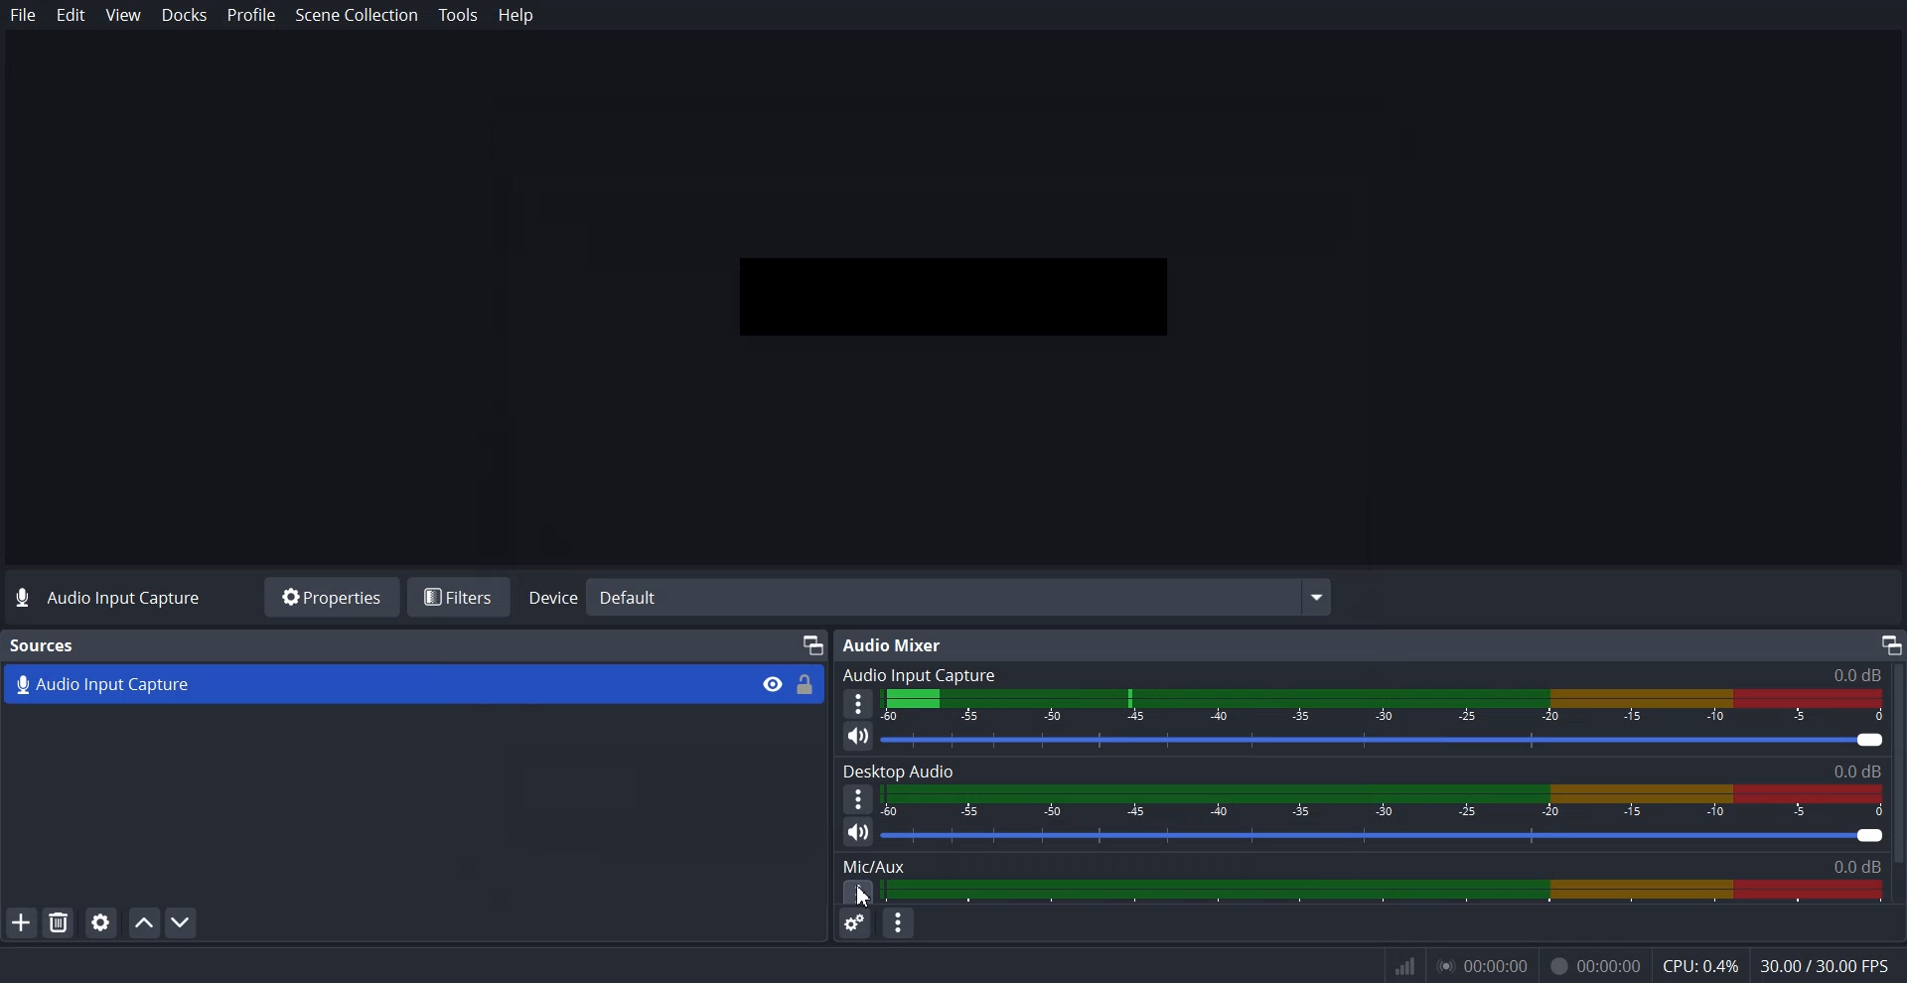  What do you see at coordinates (251, 15) in the screenshot?
I see `Profile` at bounding box center [251, 15].